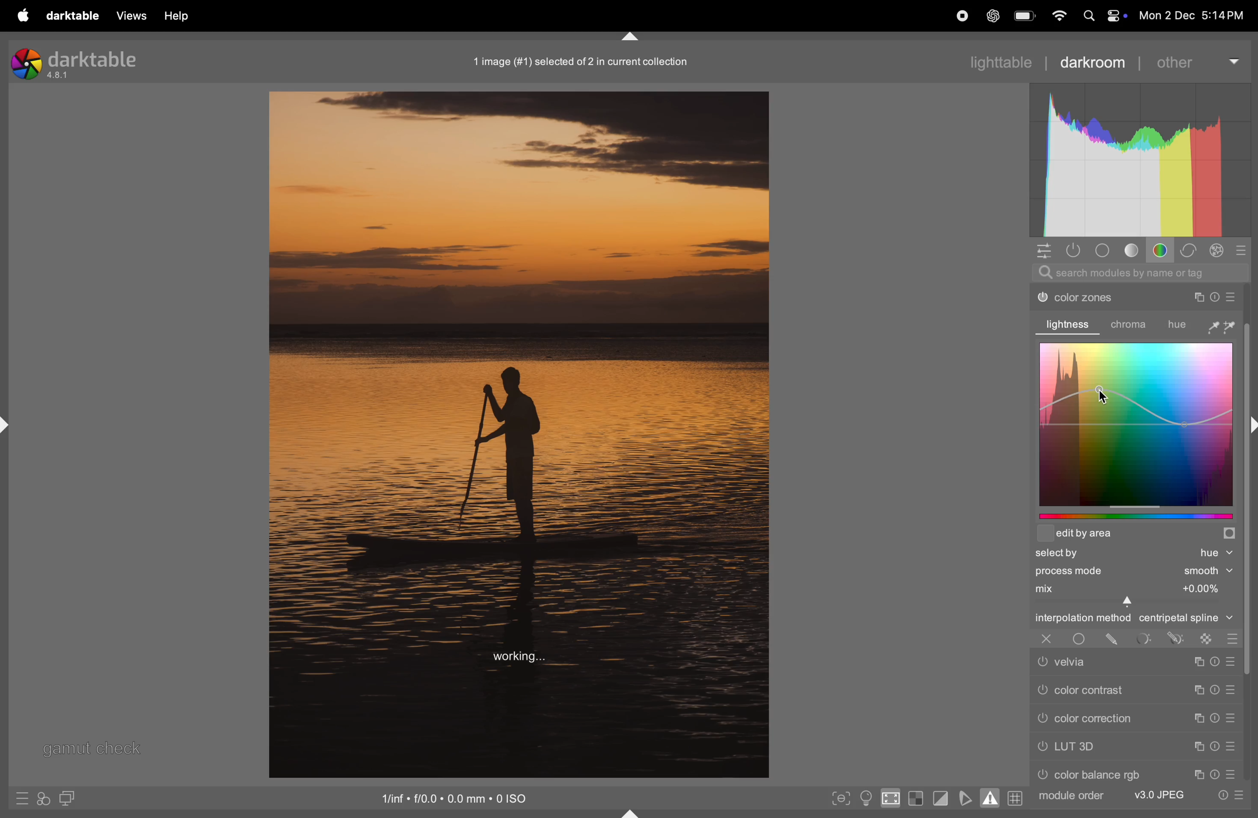  I want to click on color contrast, so click(1102, 689).